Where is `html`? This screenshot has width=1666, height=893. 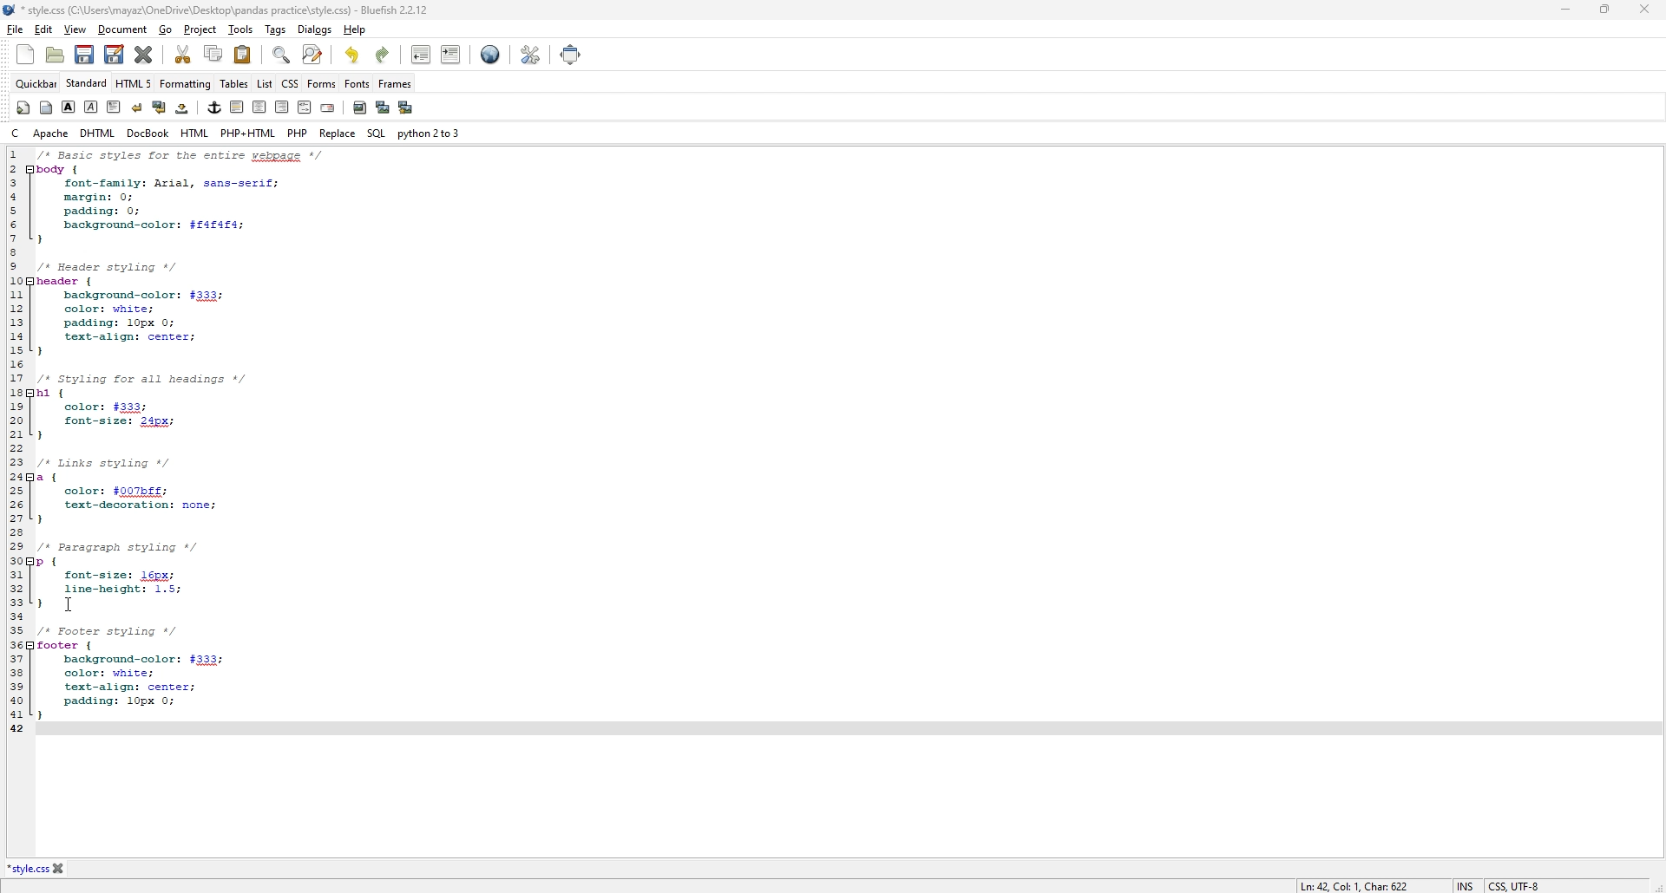 html is located at coordinates (195, 133).